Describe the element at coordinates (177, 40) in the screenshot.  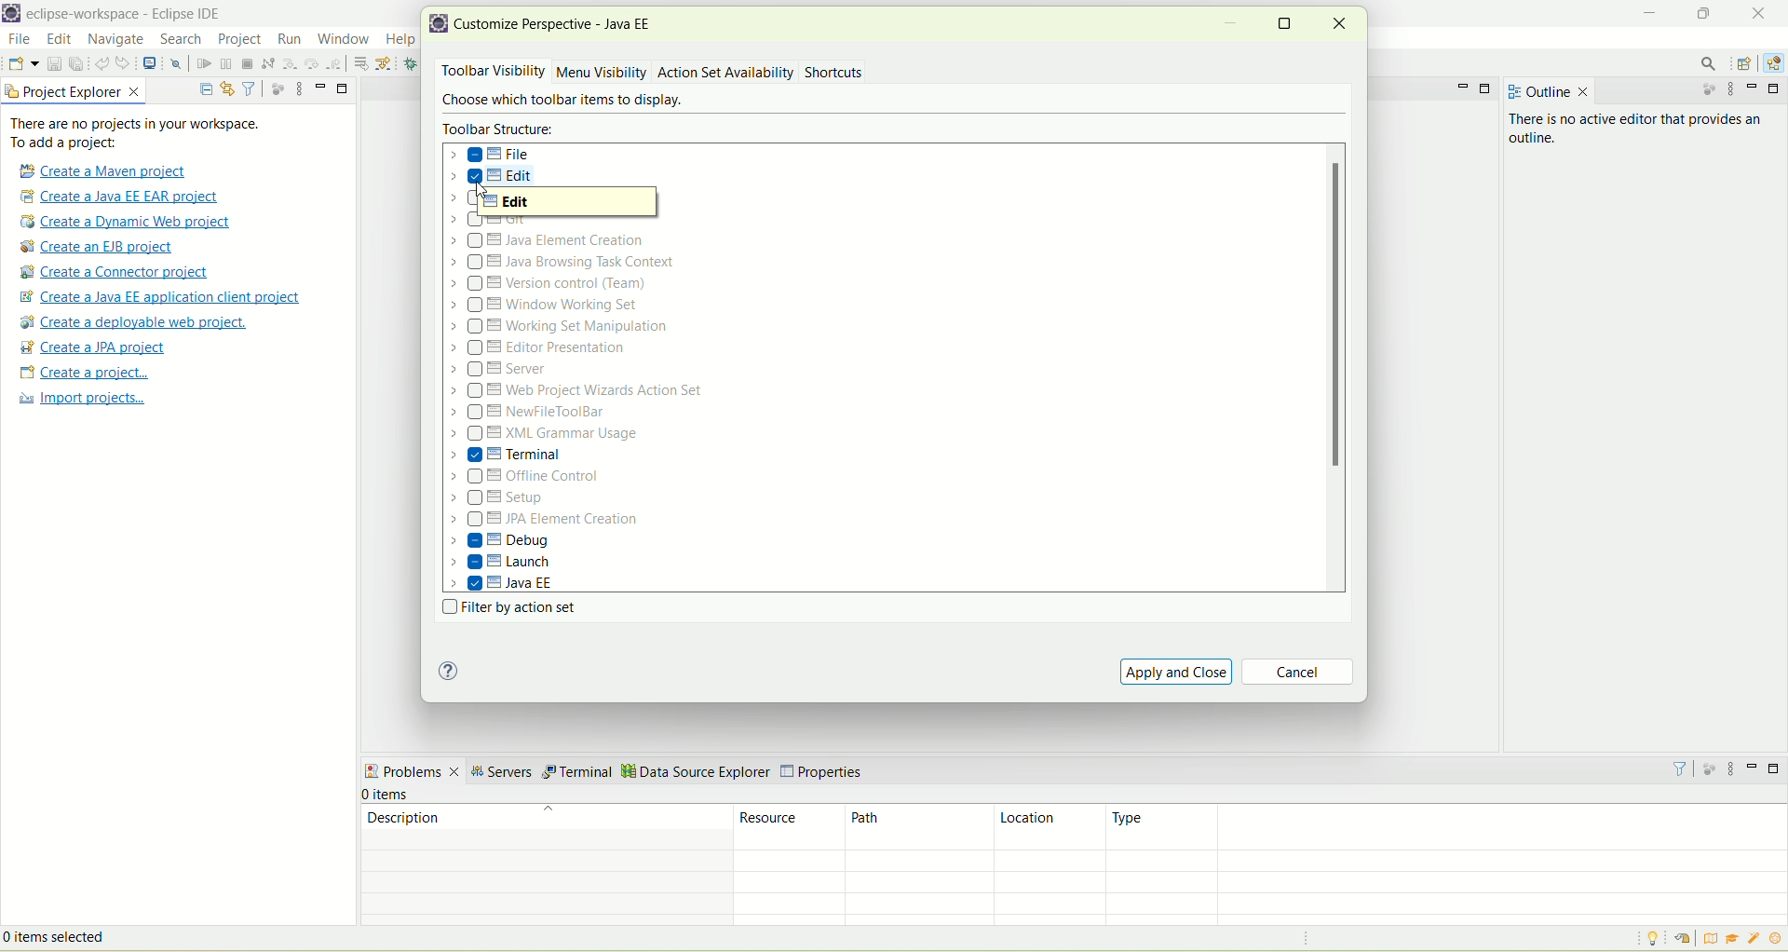
I see `search` at that location.